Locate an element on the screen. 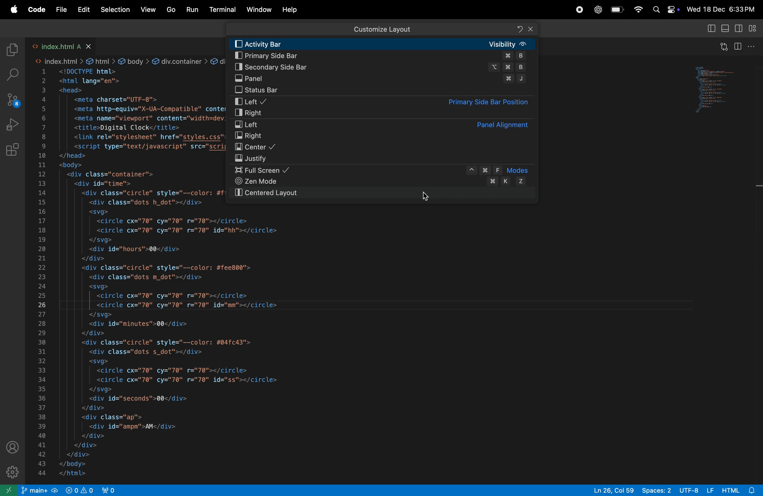  right is located at coordinates (384, 113).